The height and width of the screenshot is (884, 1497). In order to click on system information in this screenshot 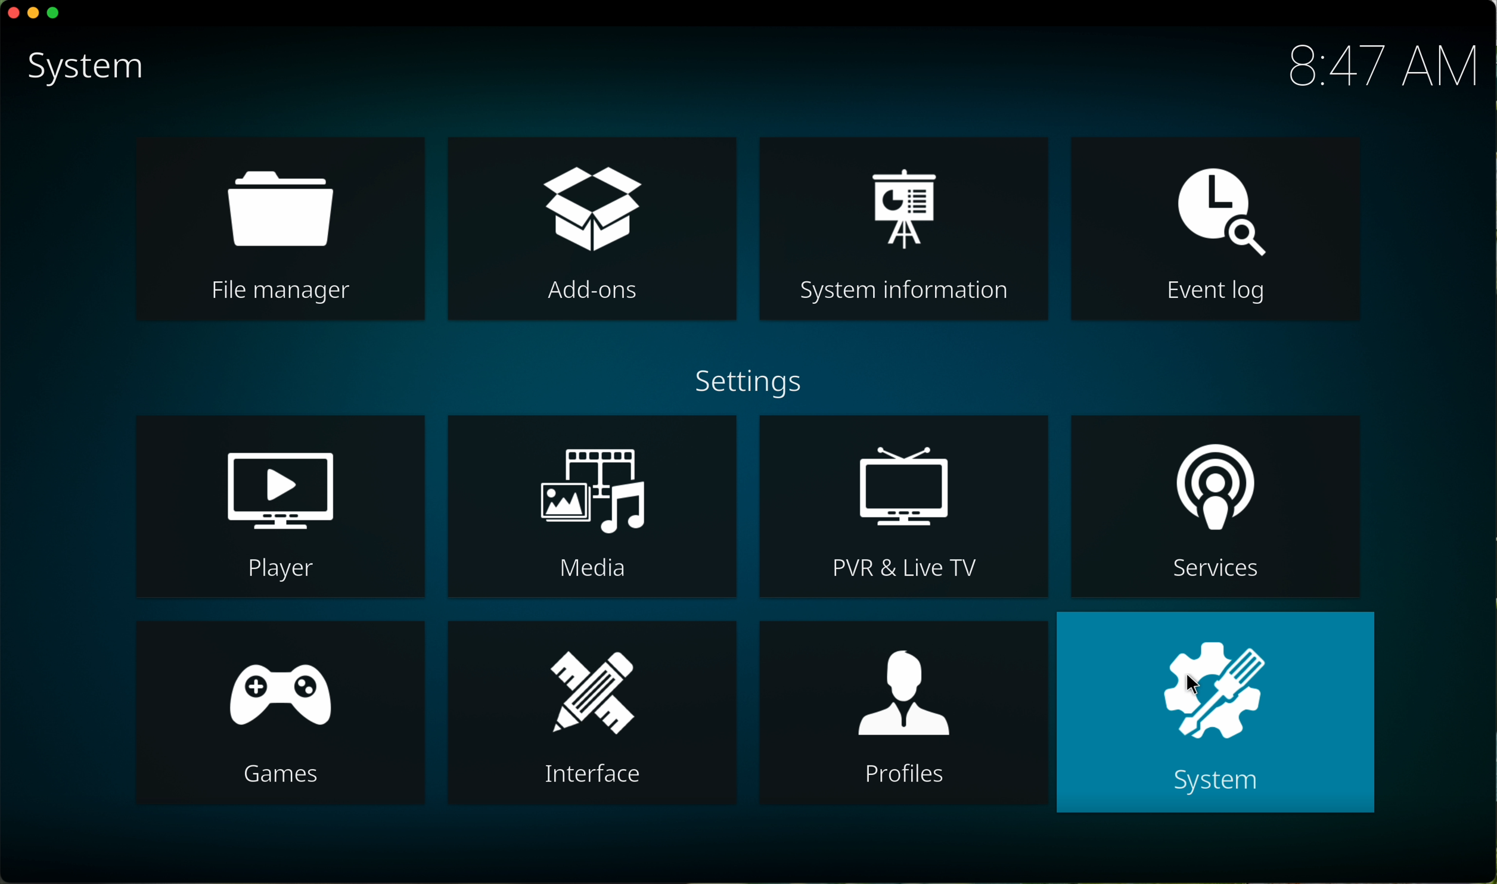, I will do `click(906, 229)`.